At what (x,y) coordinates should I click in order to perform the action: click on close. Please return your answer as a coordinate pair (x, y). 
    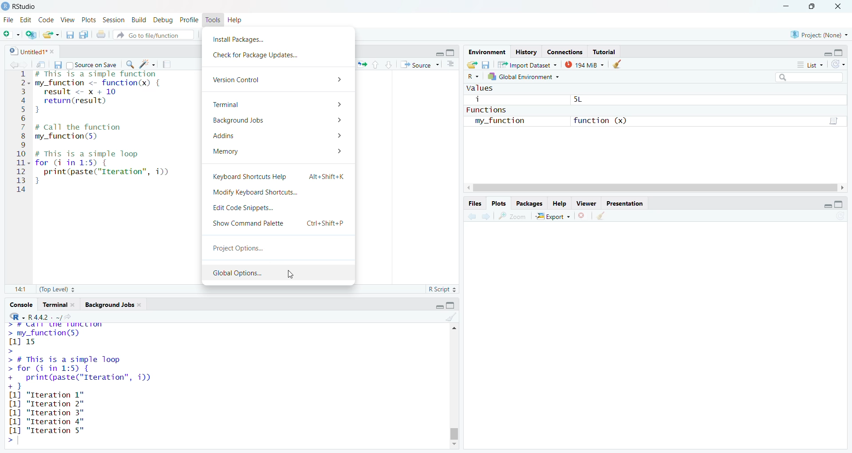
    Looking at the image, I should click on (840, 5).